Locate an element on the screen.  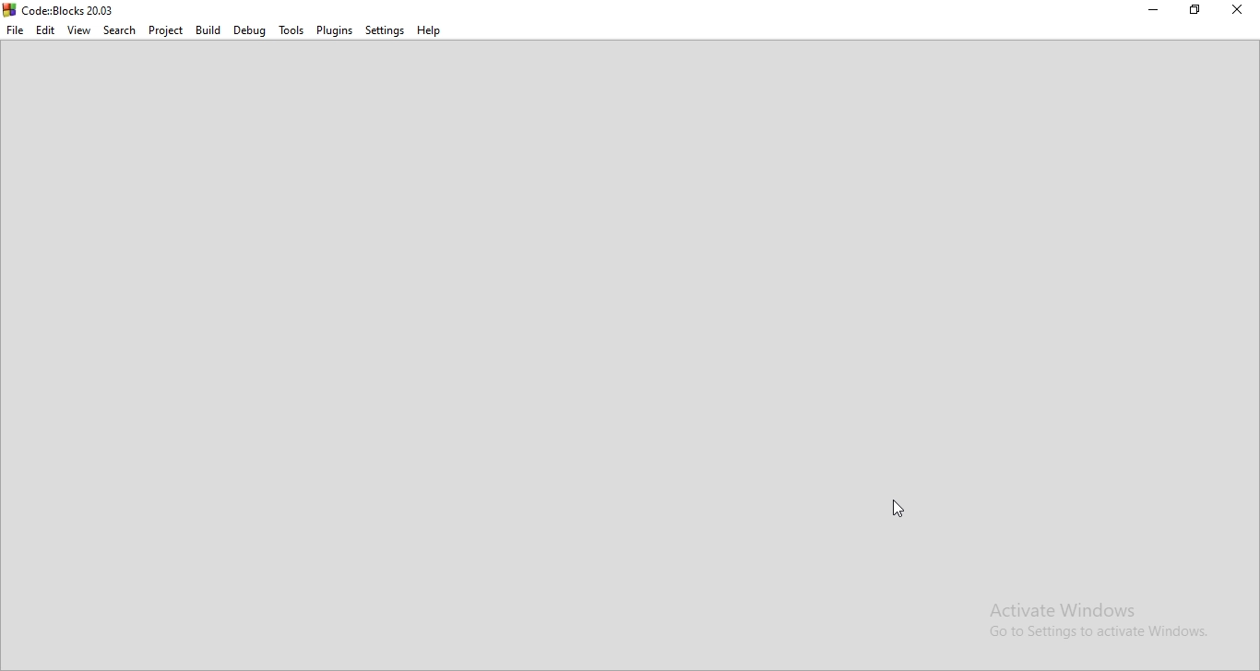
Settings  is located at coordinates (384, 31).